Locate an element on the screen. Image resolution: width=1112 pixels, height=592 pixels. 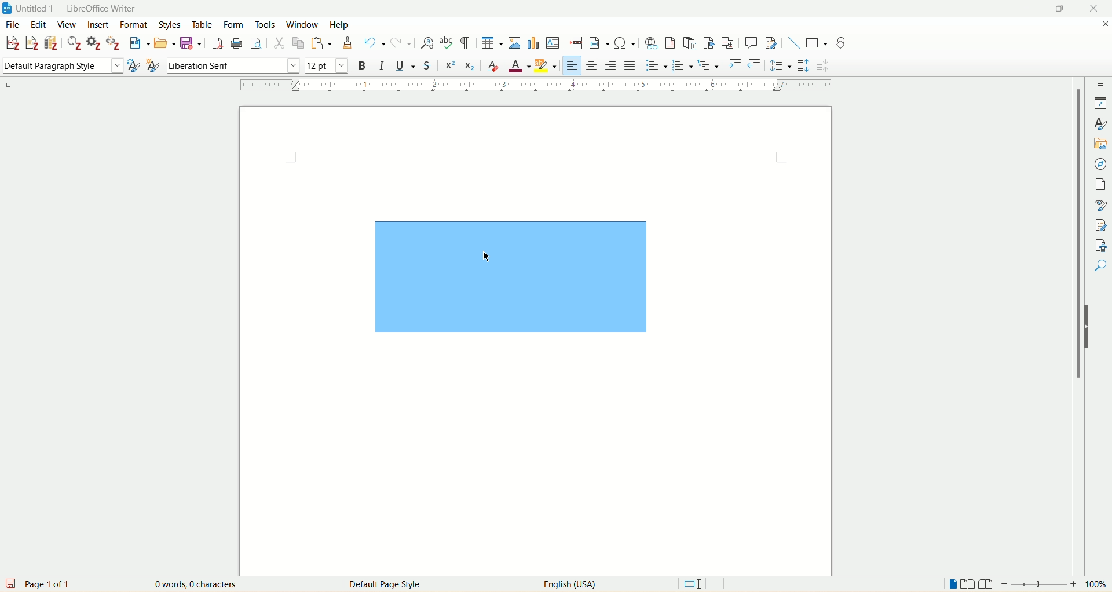
open is located at coordinates (163, 44).